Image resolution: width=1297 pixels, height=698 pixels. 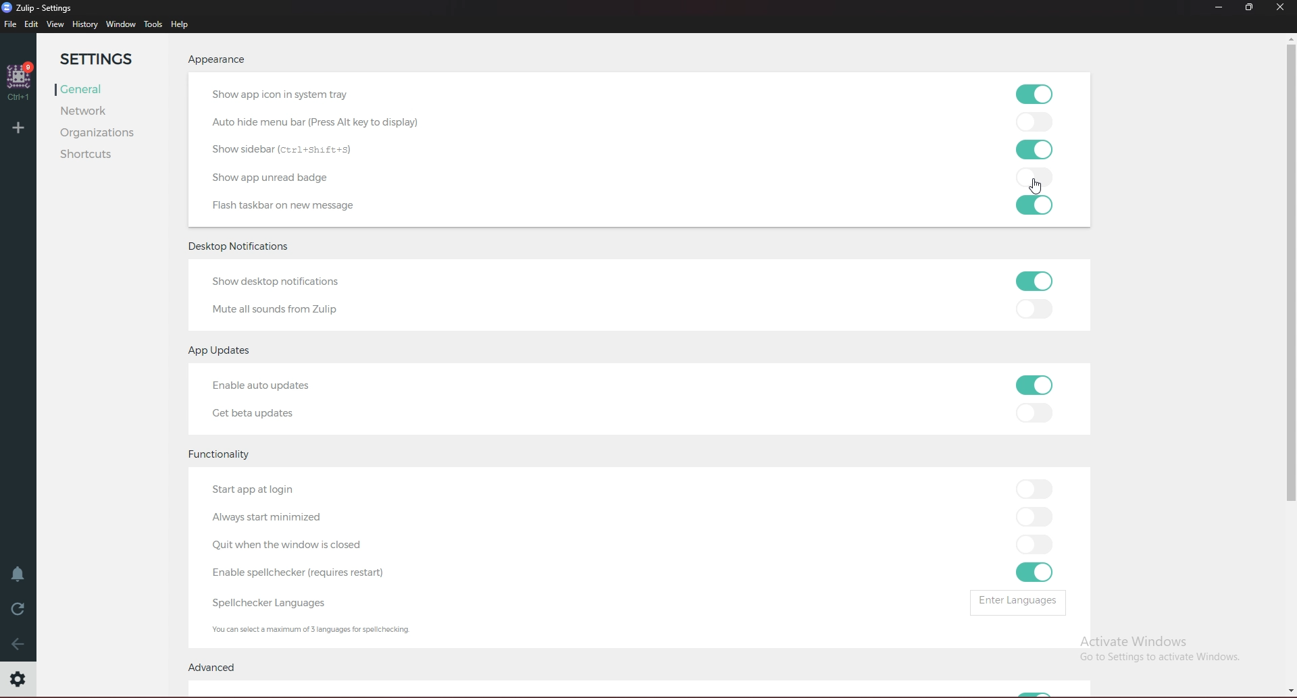 I want to click on toggle, so click(x=1038, y=383).